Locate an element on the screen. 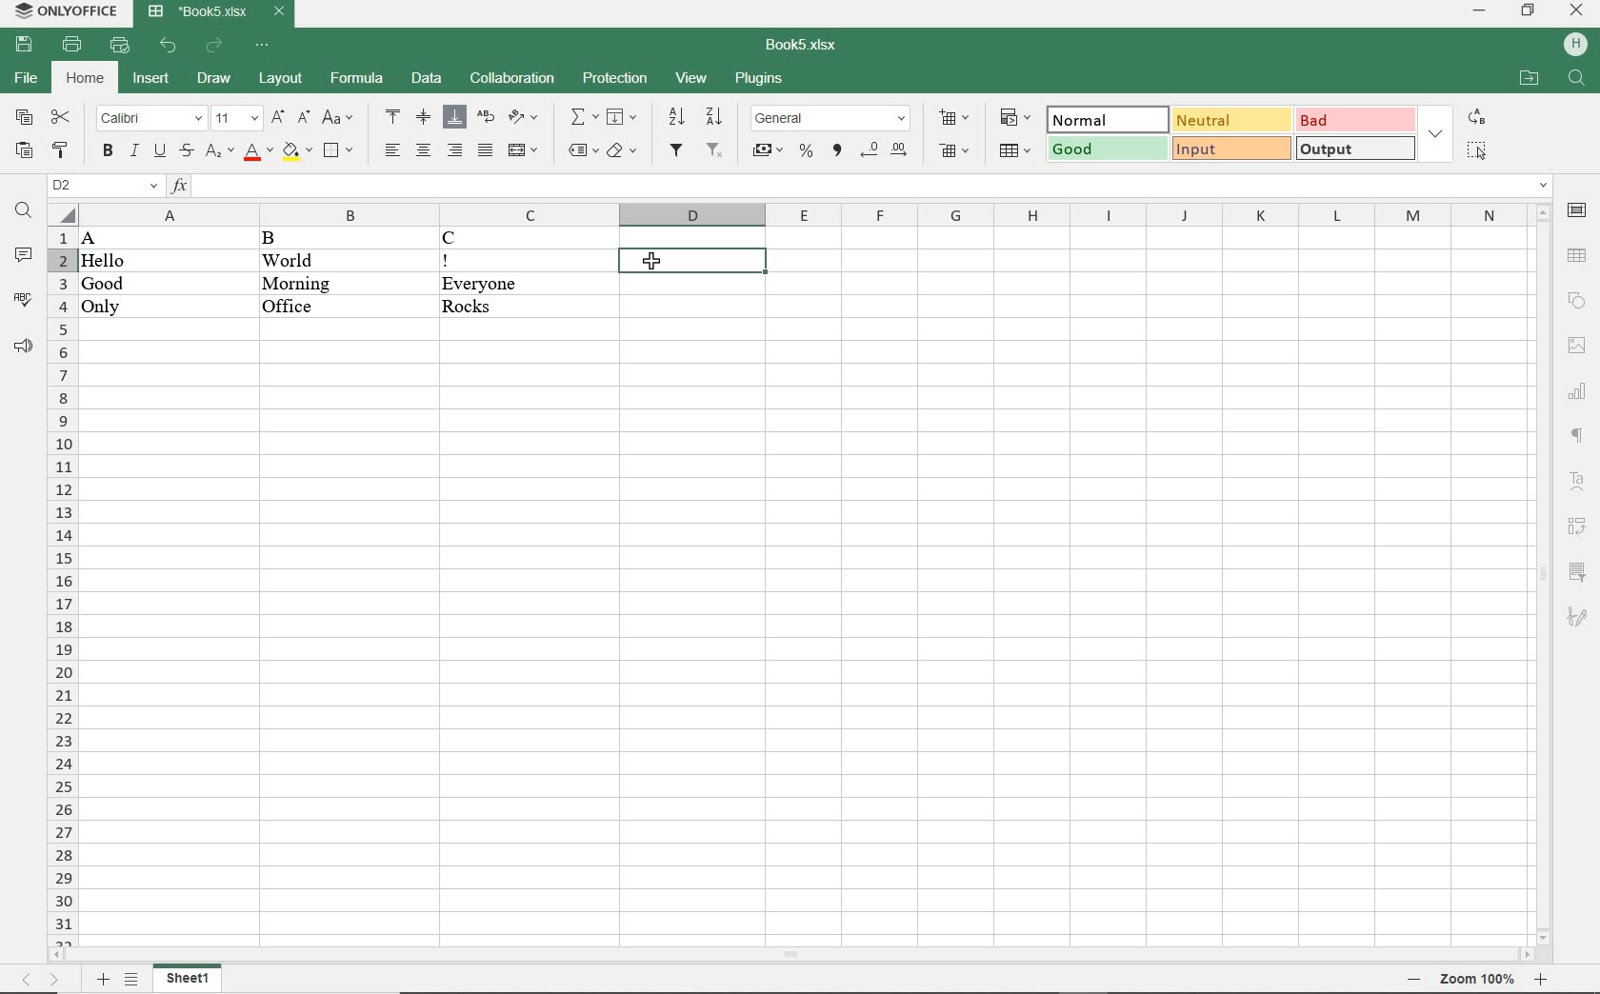  SHEET1 is located at coordinates (190, 978).